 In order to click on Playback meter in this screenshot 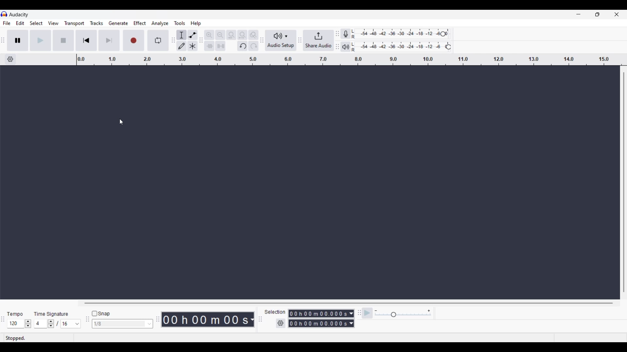, I will do `click(346, 47)`.